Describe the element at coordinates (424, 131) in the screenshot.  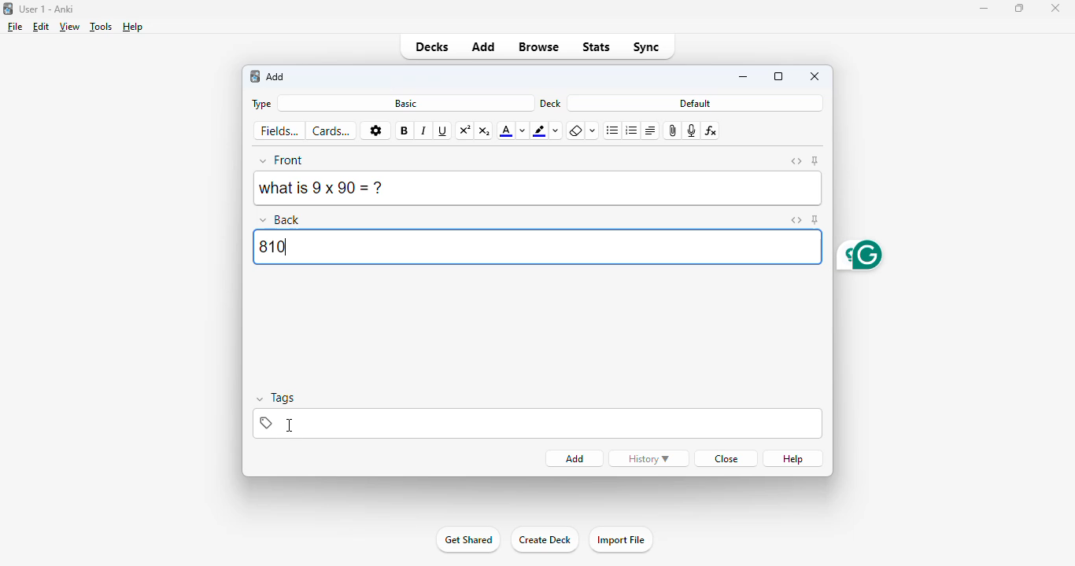
I see `italic` at that location.